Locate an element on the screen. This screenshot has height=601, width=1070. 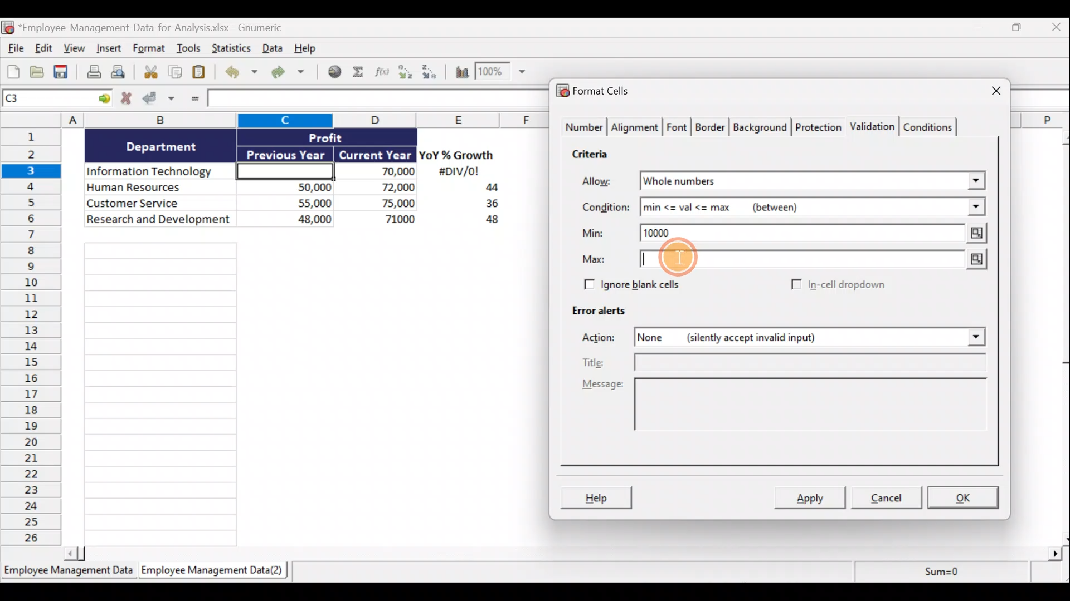
Max value is located at coordinates (815, 260).